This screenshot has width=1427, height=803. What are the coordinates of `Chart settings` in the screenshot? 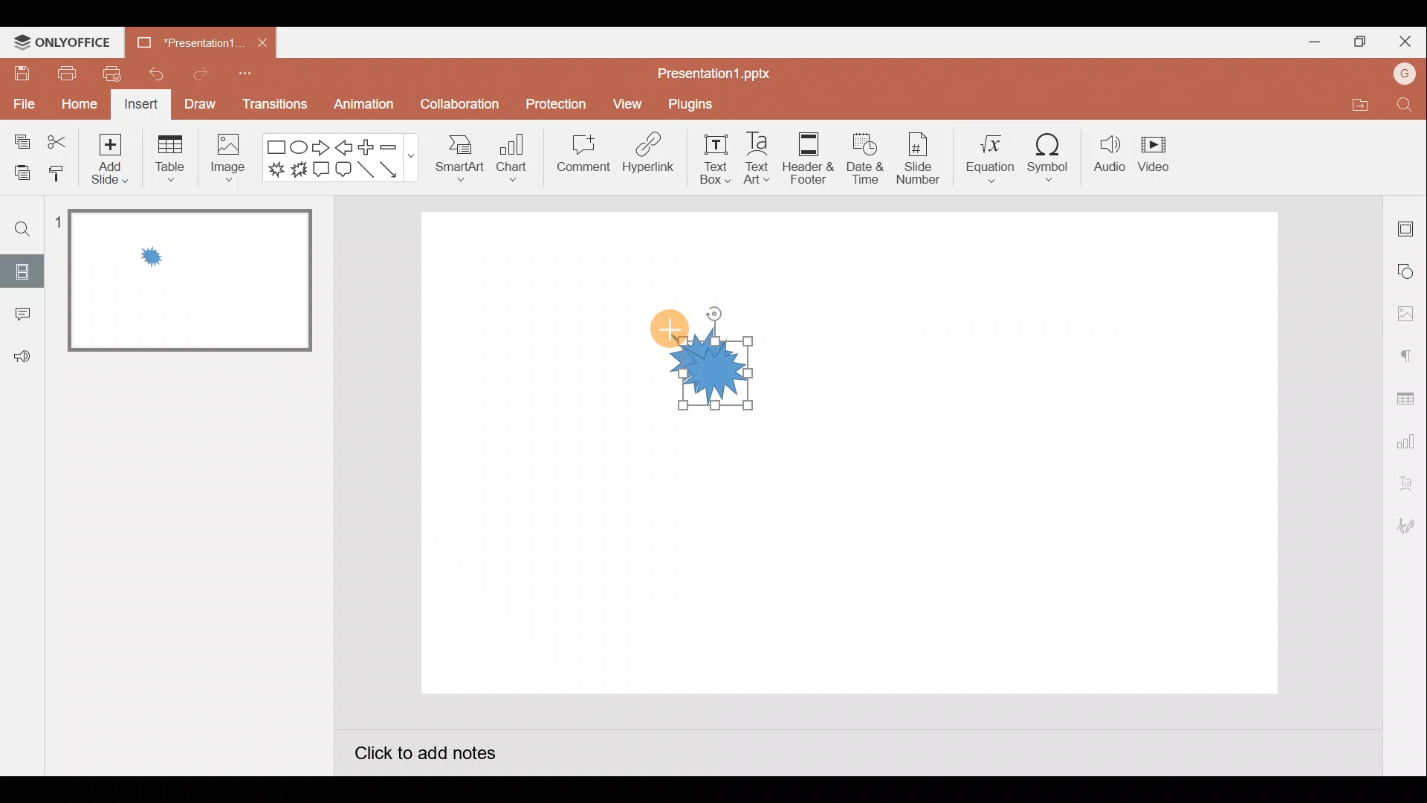 It's located at (1408, 439).